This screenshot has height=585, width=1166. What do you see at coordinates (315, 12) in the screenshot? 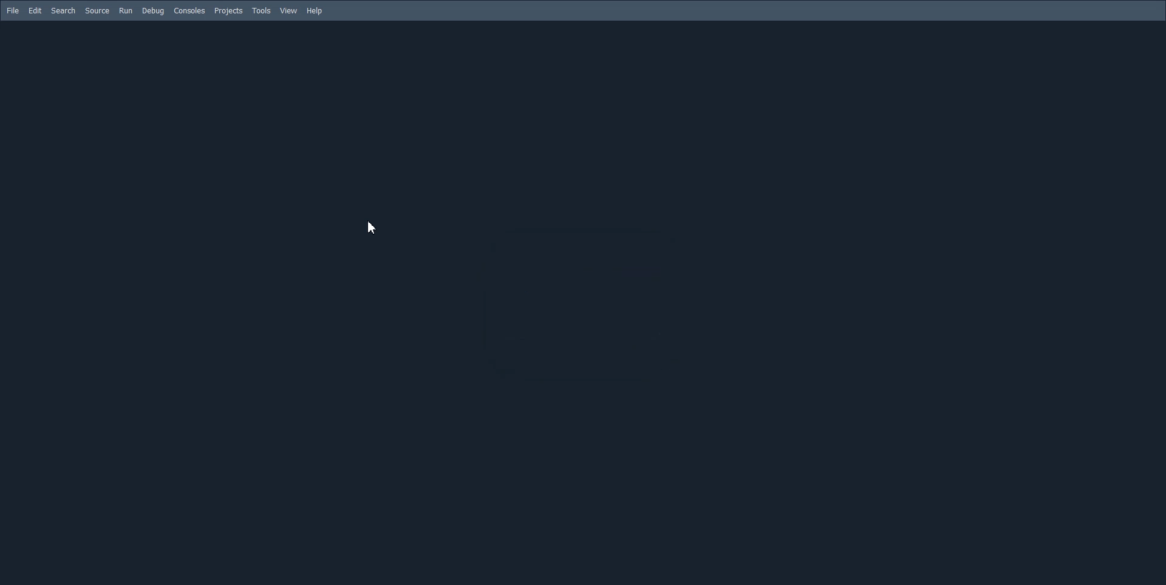
I see `Help` at bounding box center [315, 12].